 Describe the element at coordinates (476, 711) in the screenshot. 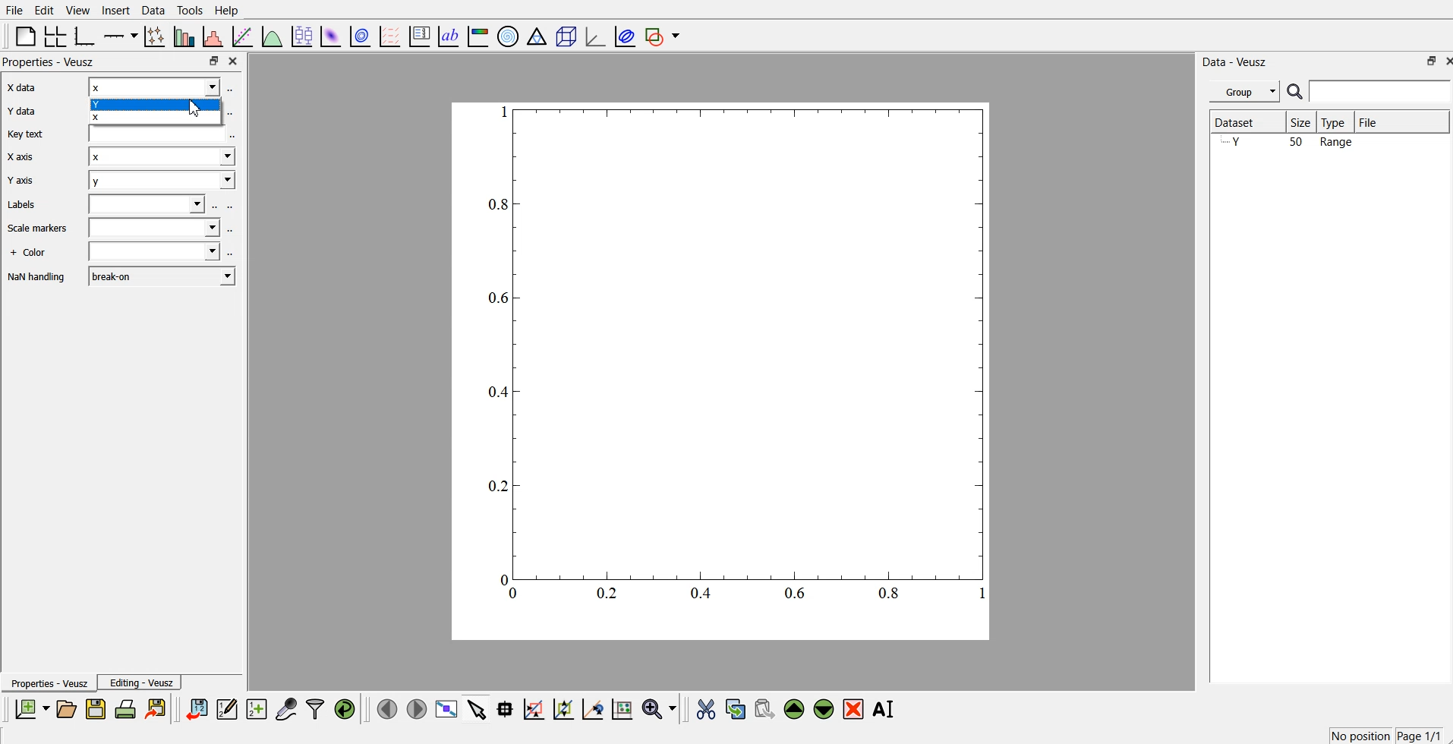

I see `select items` at that location.